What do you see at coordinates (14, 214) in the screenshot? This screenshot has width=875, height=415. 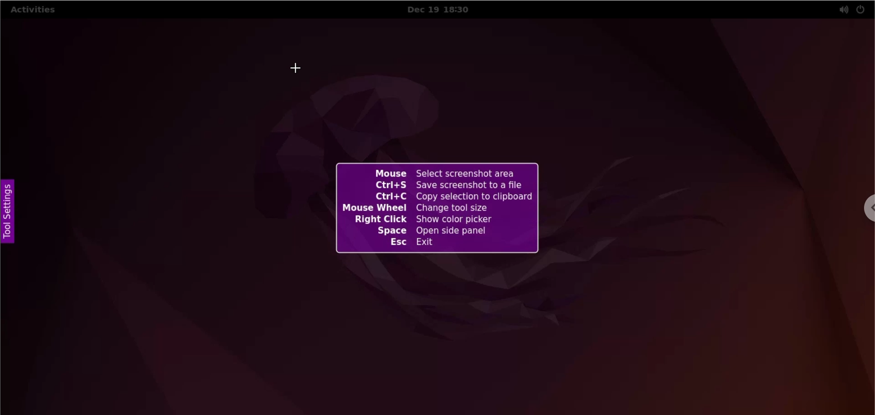 I see `tool settings` at bounding box center [14, 214].